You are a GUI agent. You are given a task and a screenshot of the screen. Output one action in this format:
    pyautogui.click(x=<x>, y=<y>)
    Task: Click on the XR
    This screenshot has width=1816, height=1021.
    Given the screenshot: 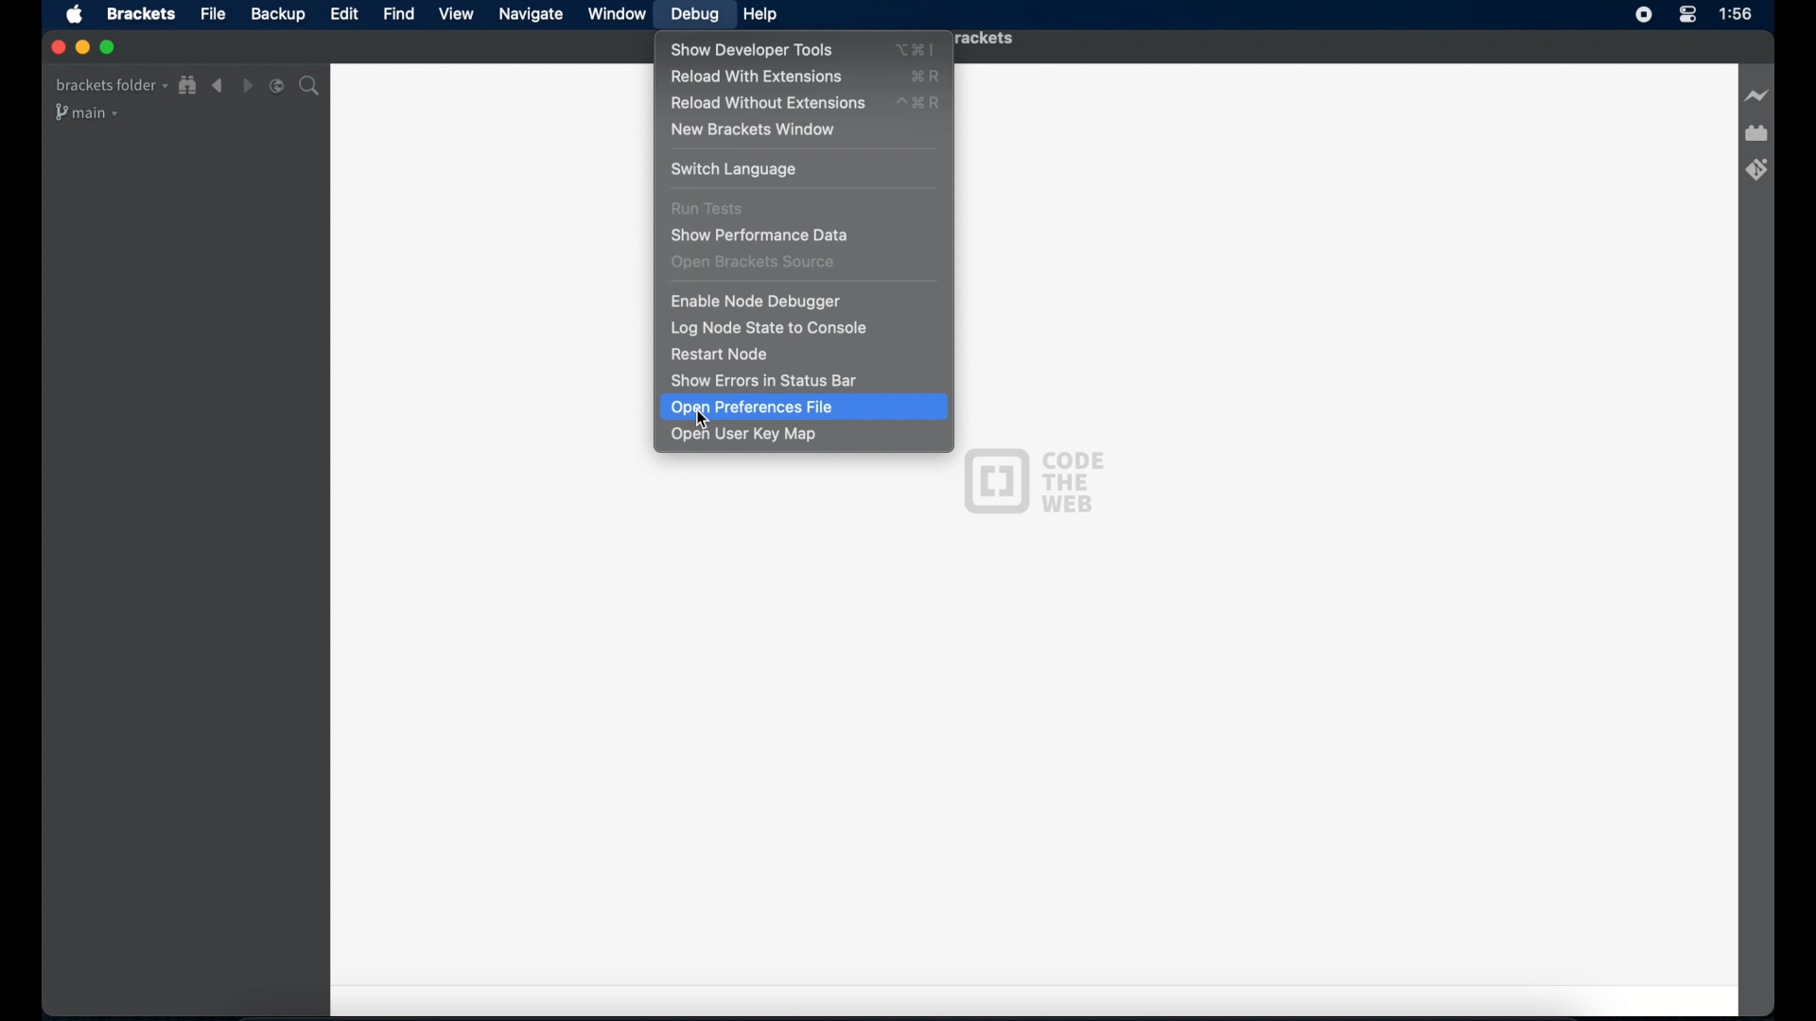 What is the action you would take?
    pyautogui.click(x=922, y=77)
    